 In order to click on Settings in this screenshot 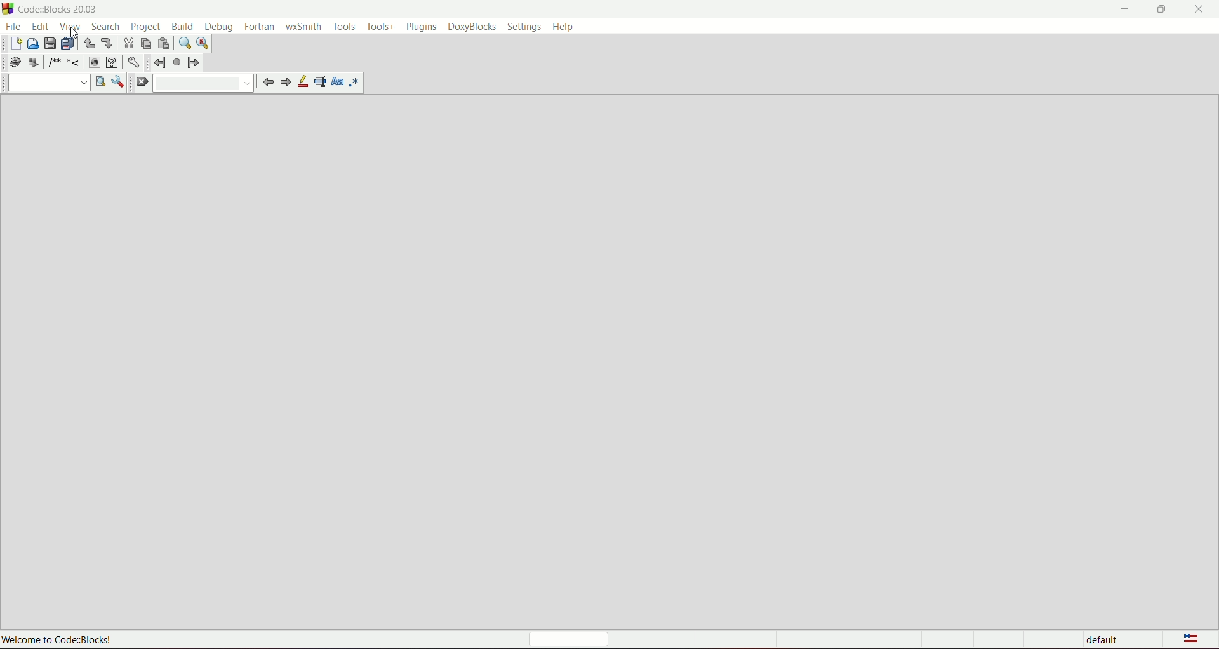, I will do `click(138, 62)`.